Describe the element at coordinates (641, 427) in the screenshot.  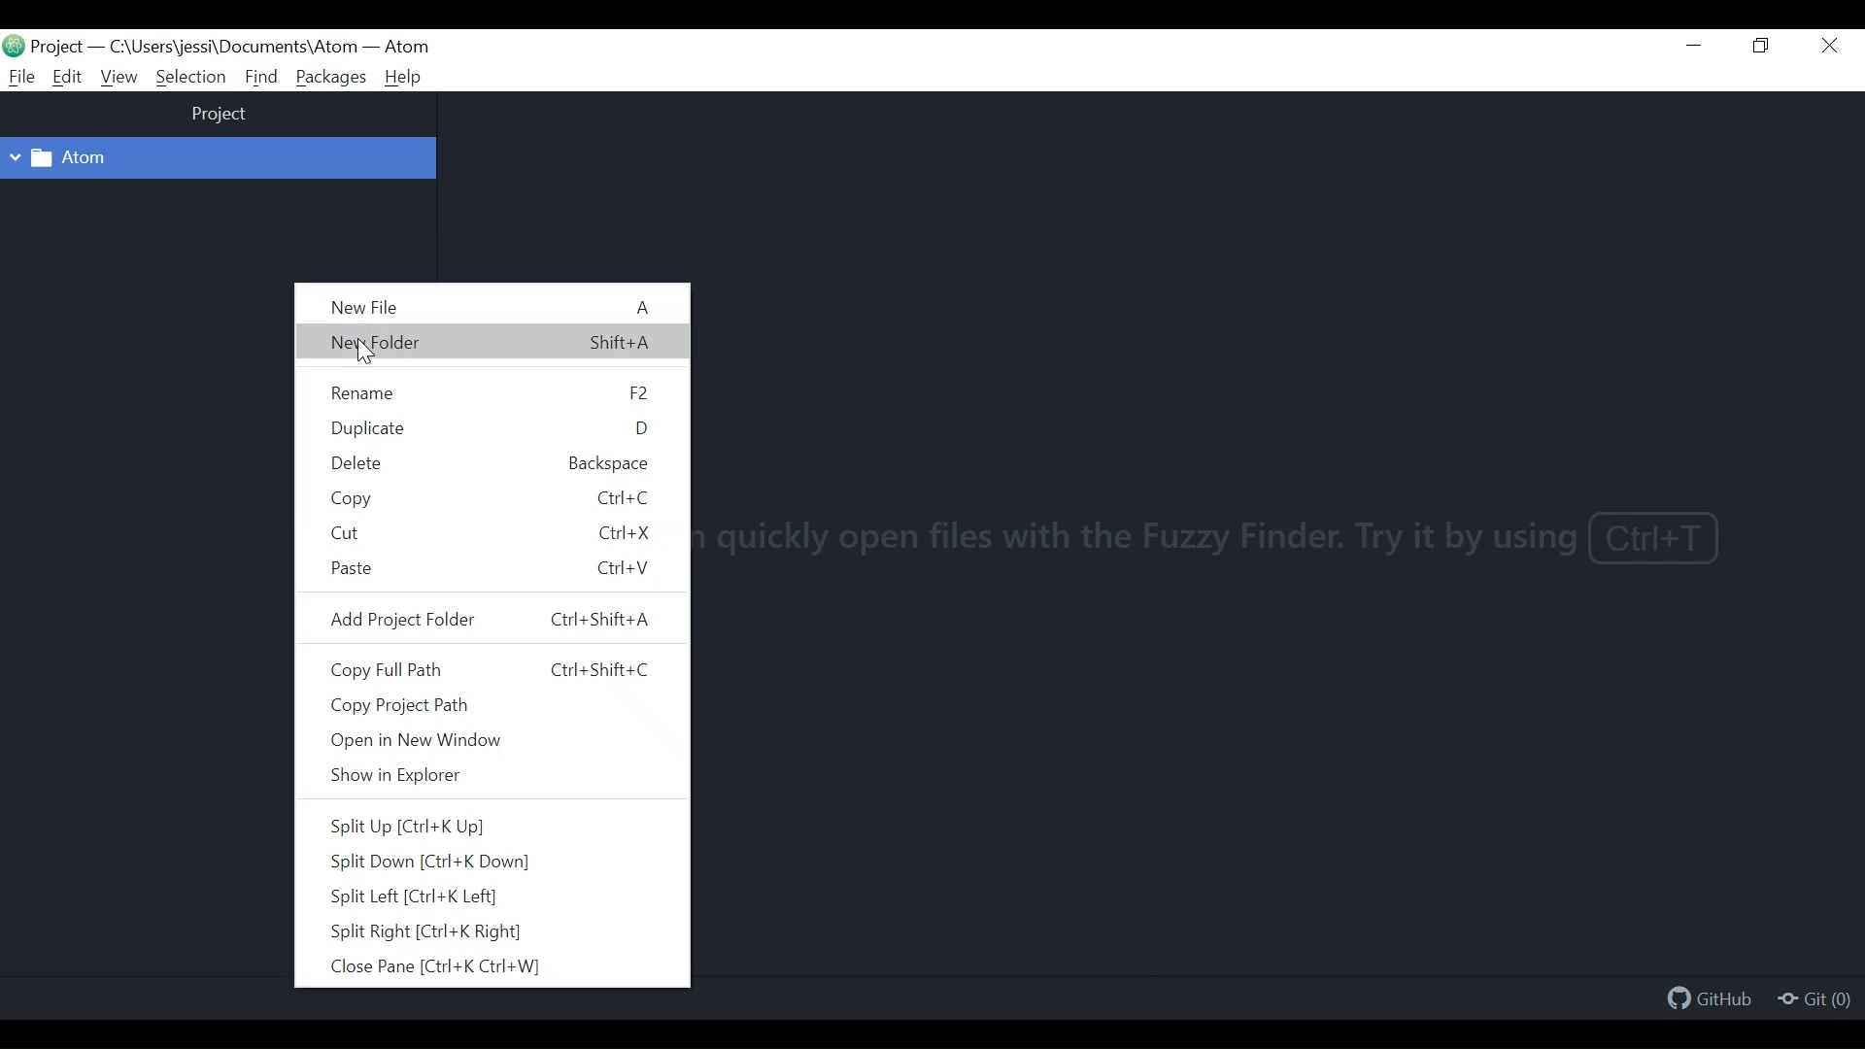
I see `d` at that location.